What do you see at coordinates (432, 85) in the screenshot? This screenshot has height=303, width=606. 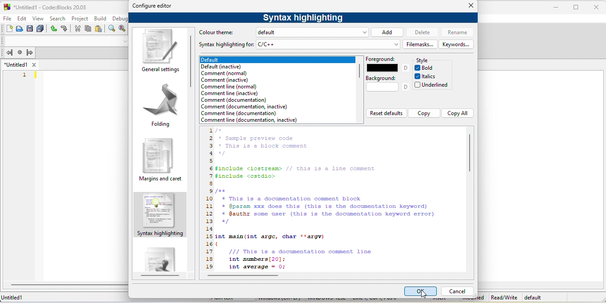 I see `underline` at bounding box center [432, 85].